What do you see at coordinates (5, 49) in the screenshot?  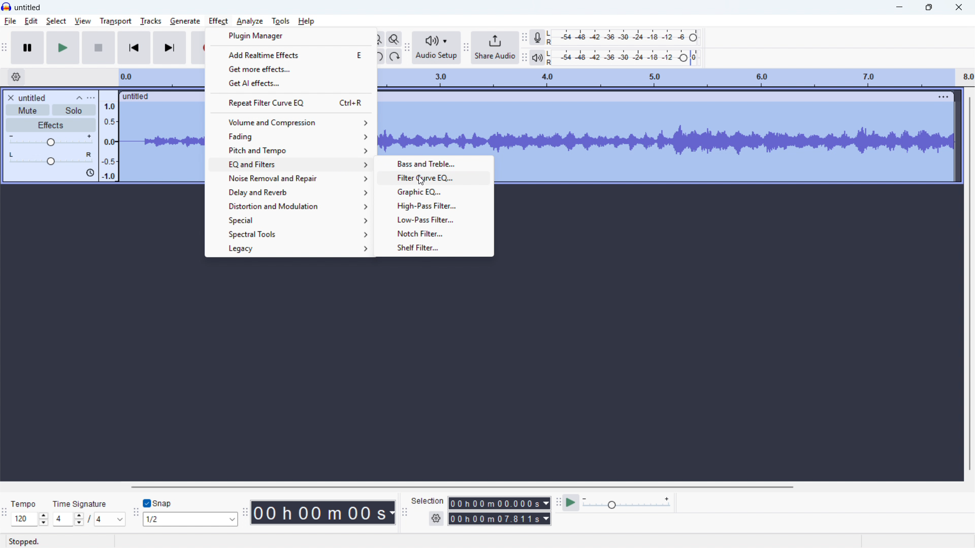 I see `transport toolbar` at bounding box center [5, 49].